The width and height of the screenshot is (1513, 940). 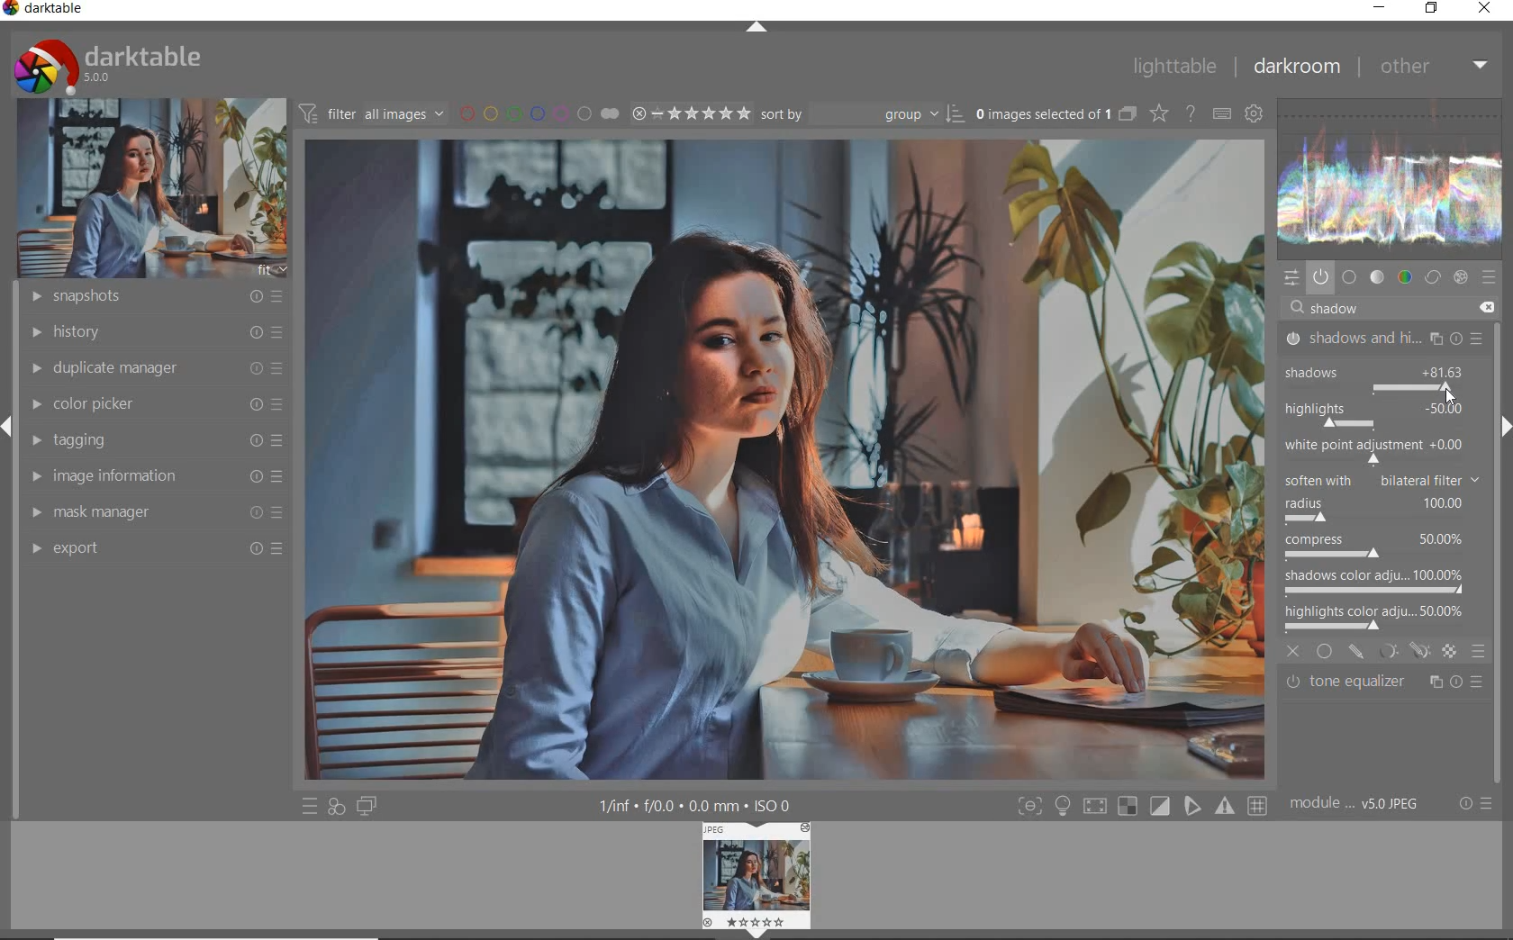 I want to click on selected images, so click(x=1041, y=113).